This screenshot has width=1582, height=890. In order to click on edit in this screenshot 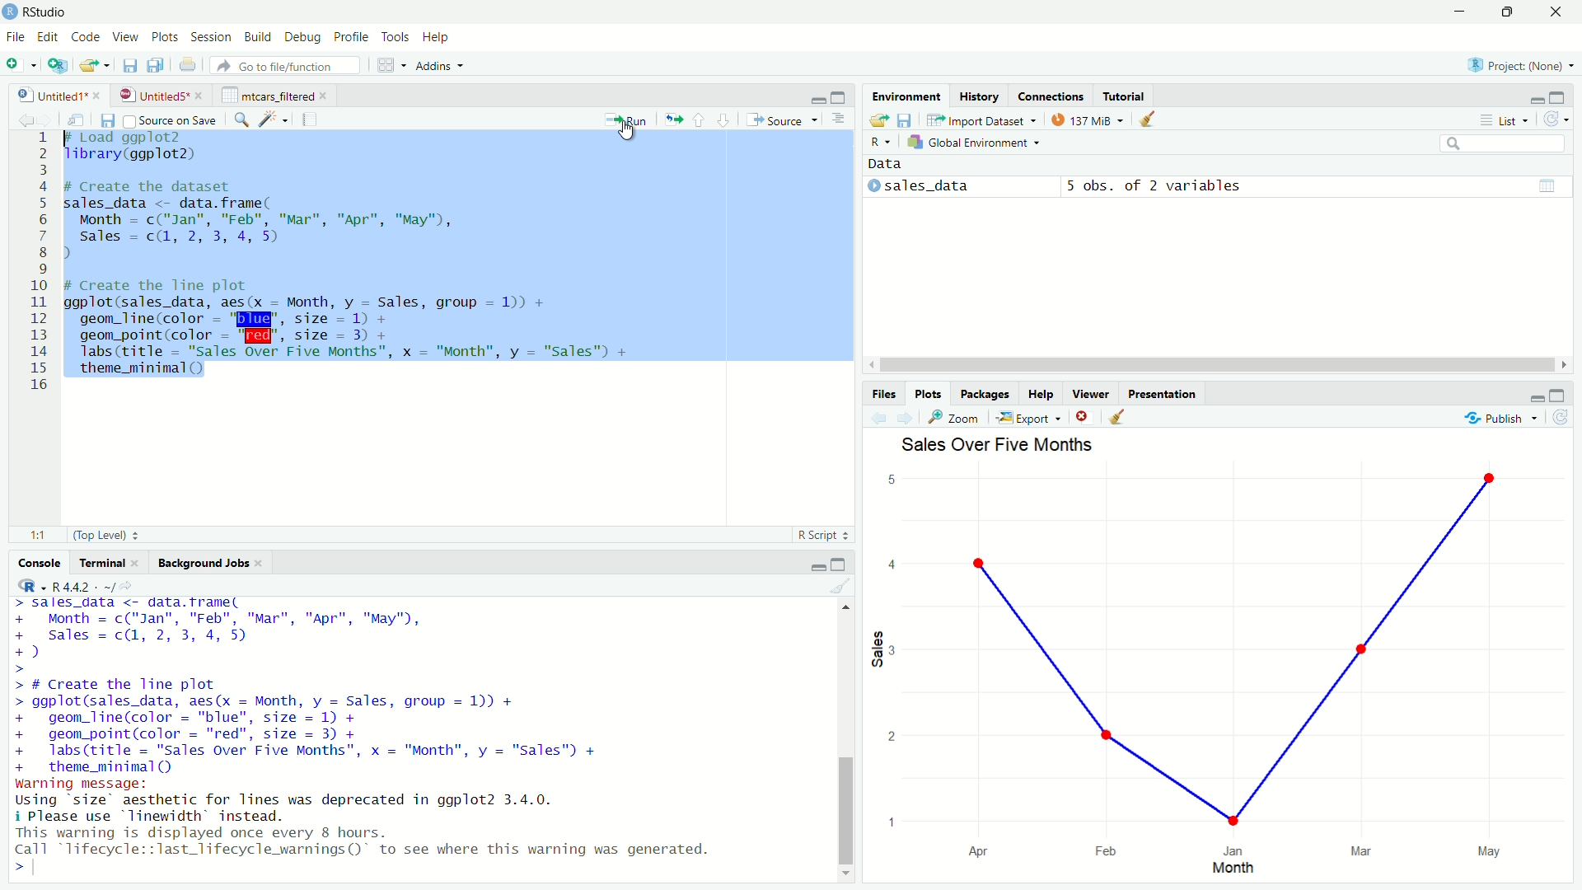, I will do `click(49, 37)`.